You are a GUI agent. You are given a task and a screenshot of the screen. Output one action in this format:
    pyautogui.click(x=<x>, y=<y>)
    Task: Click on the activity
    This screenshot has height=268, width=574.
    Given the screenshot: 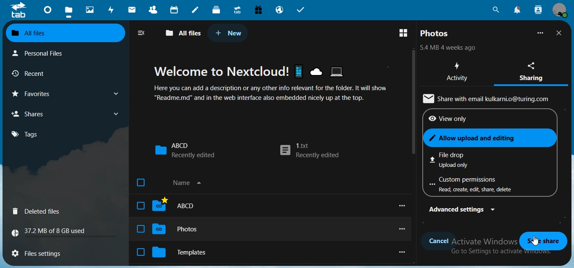 What is the action you would take?
    pyautogui.click(x=459, y=72)
    